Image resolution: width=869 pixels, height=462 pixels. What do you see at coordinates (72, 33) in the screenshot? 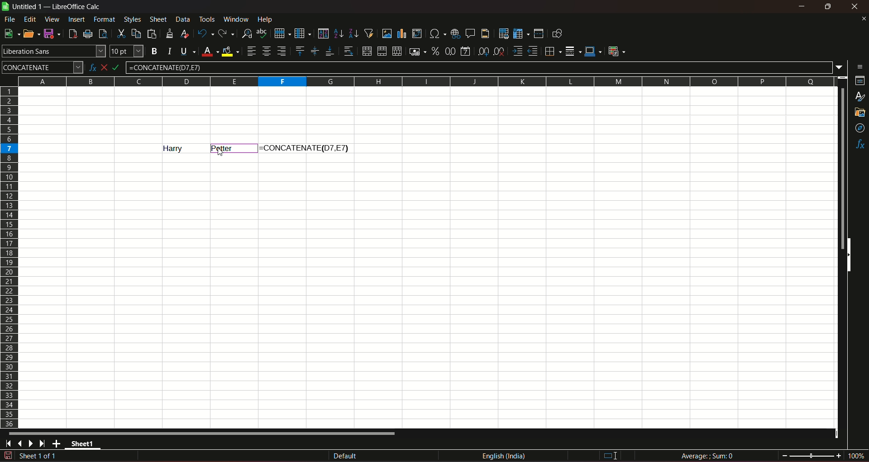
I see `export directly as PDF` at bounding box center [72, 33].